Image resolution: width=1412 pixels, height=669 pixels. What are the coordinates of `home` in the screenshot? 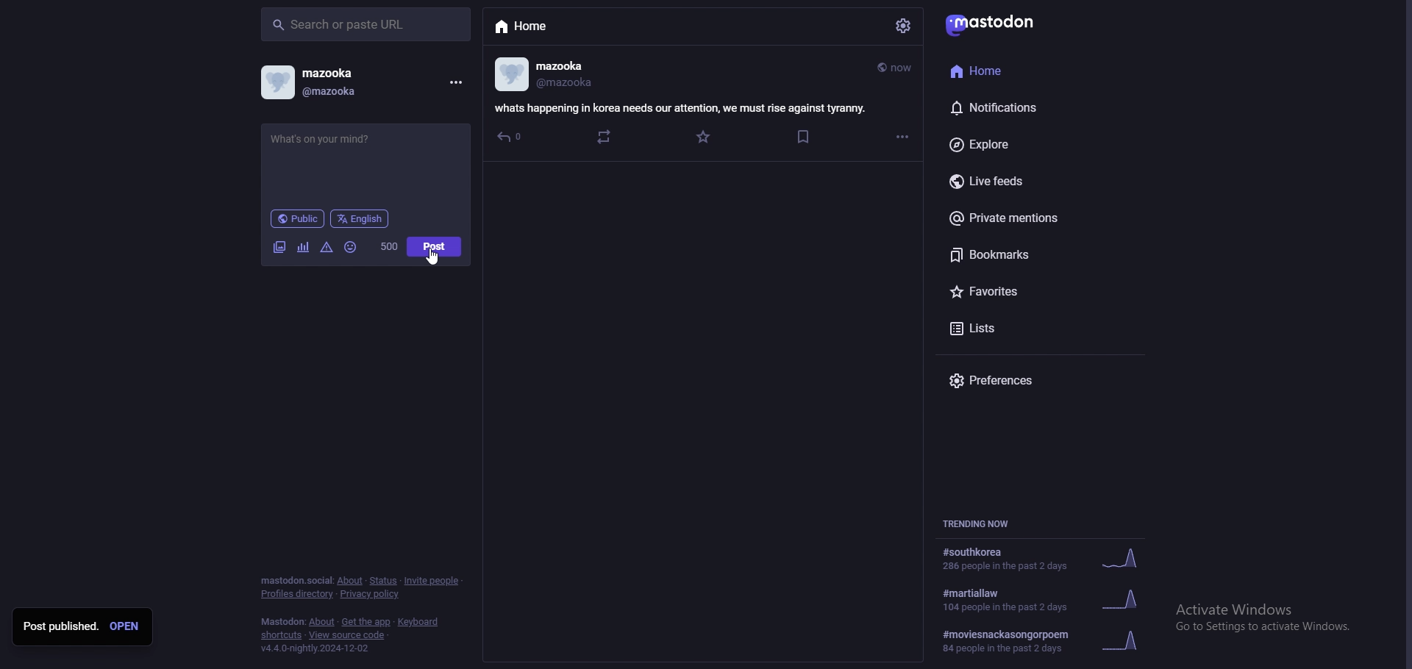 It's located at (1013, 69).